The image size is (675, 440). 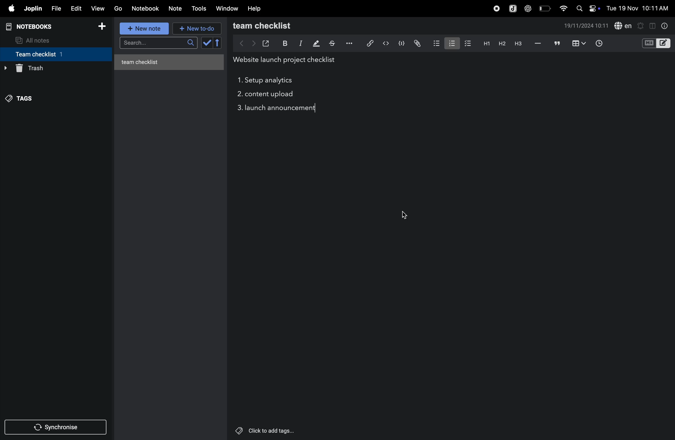 What do you see at coordinates (537, 43) in the screenshot?
I see `hifen` at bounding box center [537, 43].